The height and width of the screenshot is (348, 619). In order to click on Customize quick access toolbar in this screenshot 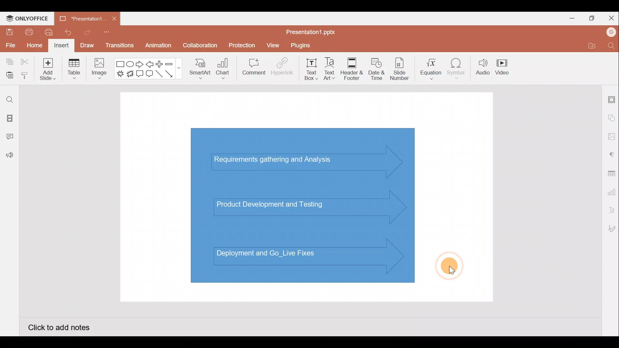, I will do `click(109, 34)`.